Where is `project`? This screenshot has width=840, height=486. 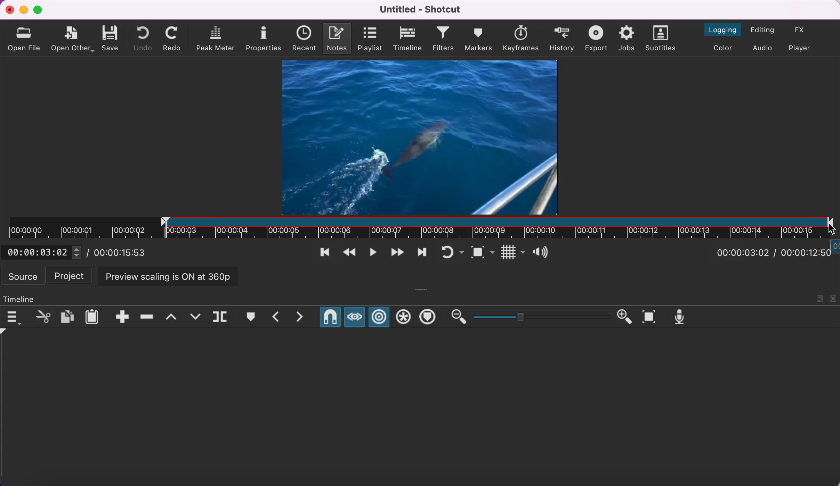
project is located at coordinates (70, 276).